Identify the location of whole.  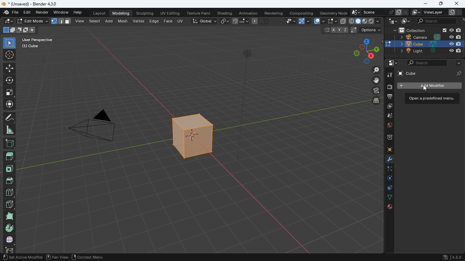
(10, 241).